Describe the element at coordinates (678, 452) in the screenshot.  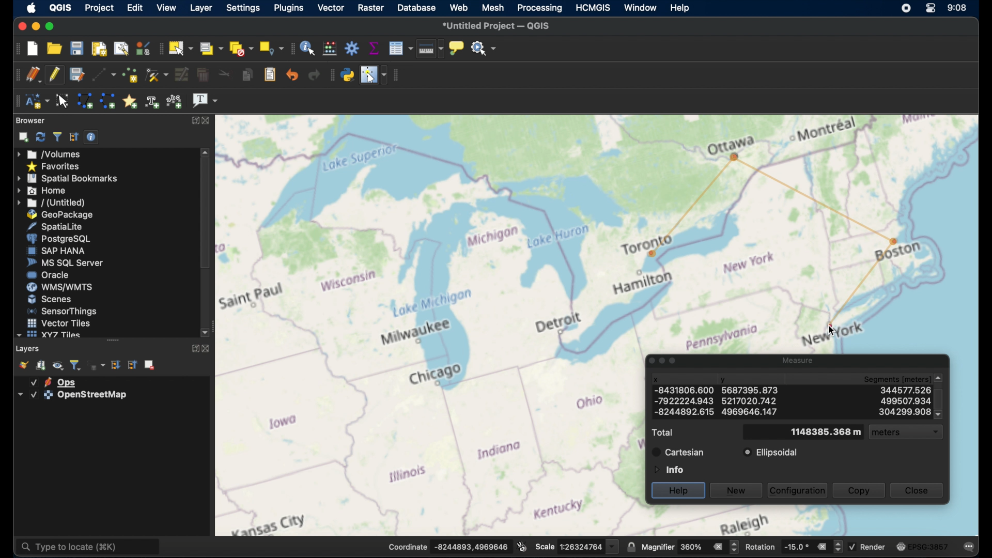
I see `cartesian` at that location.